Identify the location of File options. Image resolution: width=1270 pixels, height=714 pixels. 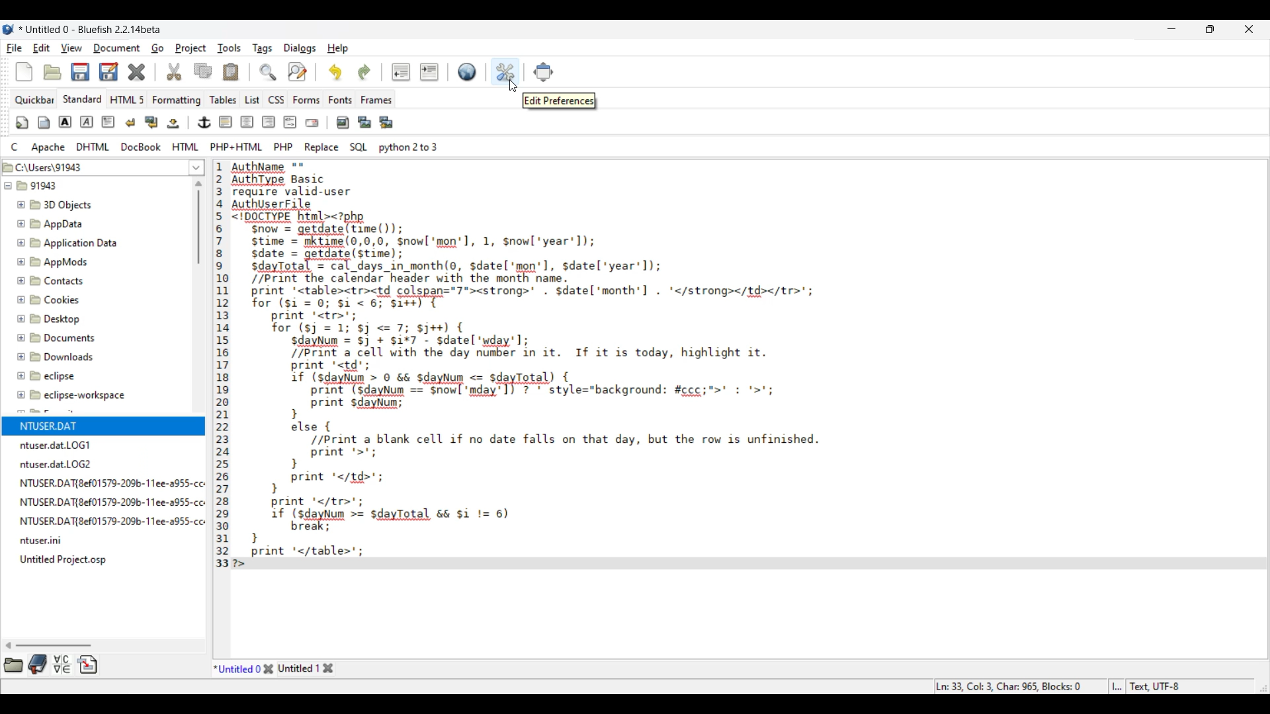
(197, 168).